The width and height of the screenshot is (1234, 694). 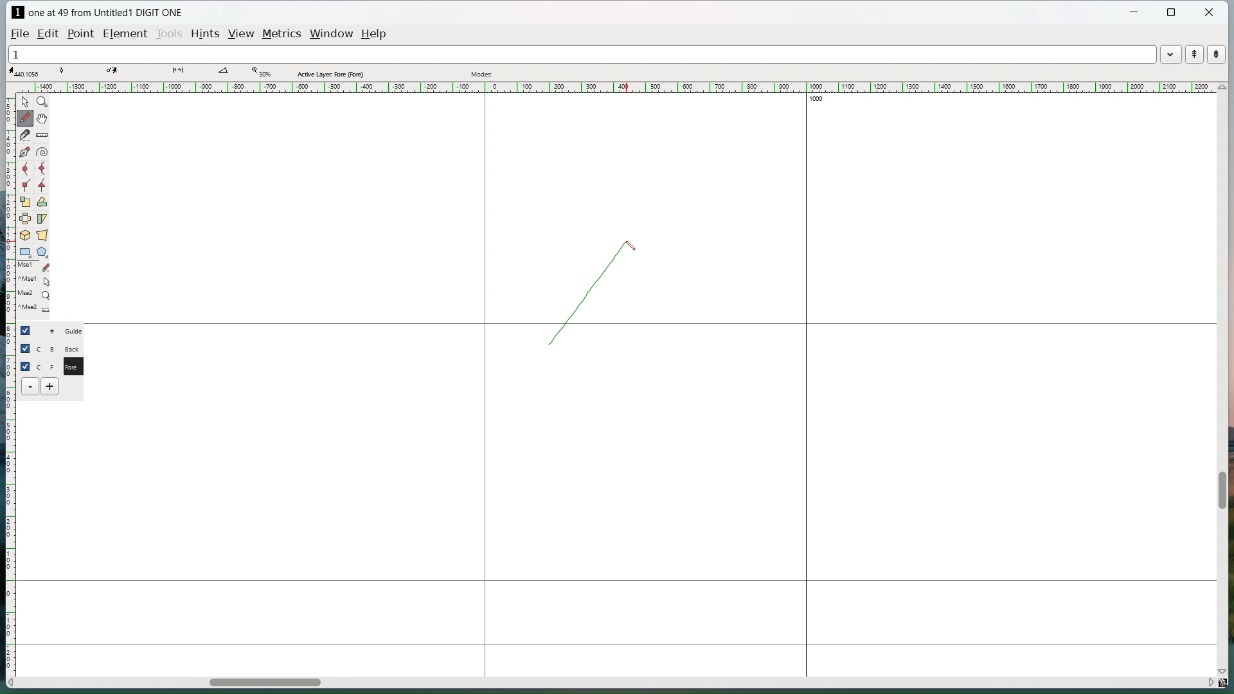 I want to click on sketch draw, so click(x=578, y=298).